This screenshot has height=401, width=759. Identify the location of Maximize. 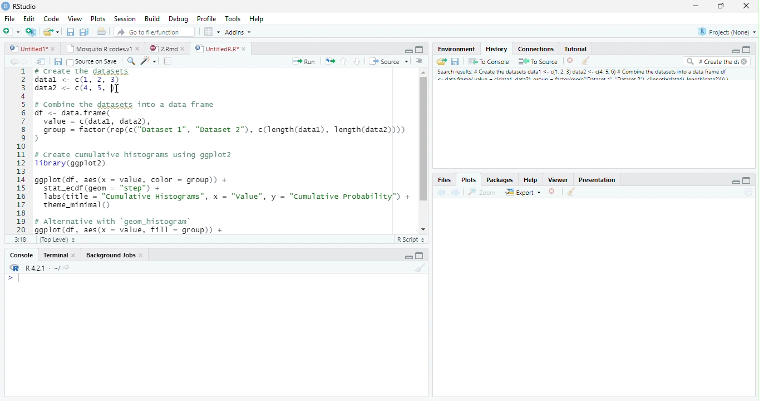
(720, 6).